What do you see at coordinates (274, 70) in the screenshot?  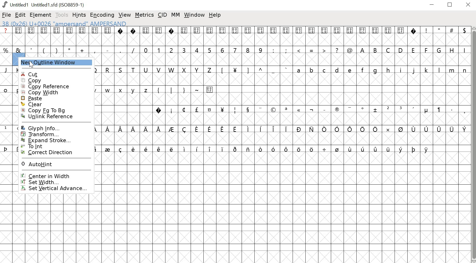 I see `_` at bounding box center [274, 70].